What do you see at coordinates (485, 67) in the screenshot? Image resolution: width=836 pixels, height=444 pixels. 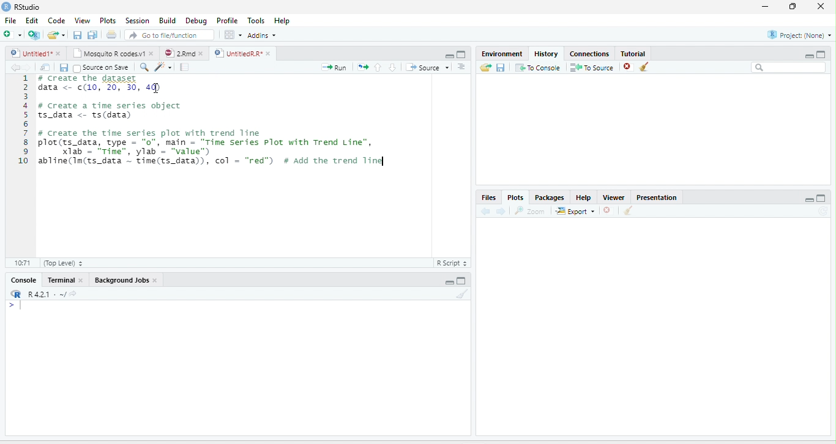 I see `Load history from an existing file` at bounding box center [485, 67].